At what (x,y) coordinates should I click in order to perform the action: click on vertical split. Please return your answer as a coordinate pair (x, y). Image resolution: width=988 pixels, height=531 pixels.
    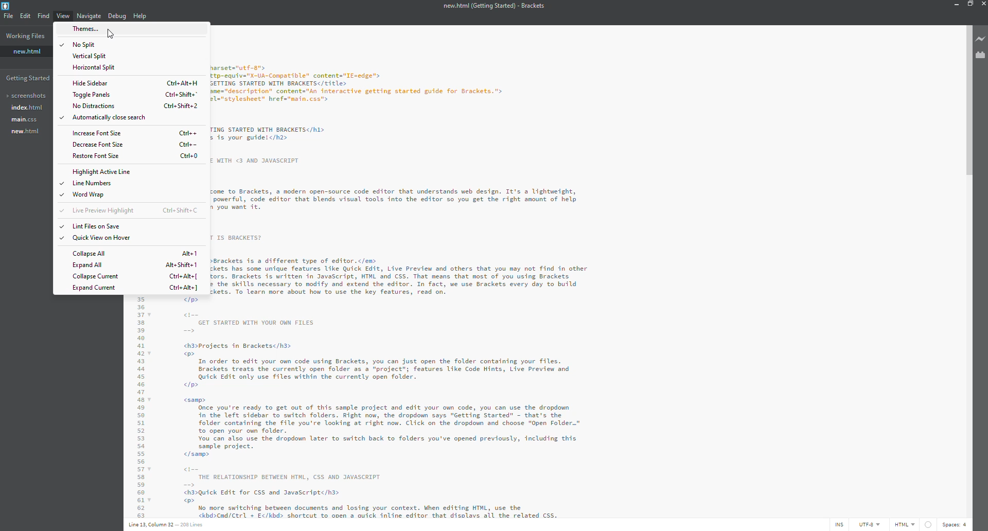
    Looking at the image, I should click on (89, 56).